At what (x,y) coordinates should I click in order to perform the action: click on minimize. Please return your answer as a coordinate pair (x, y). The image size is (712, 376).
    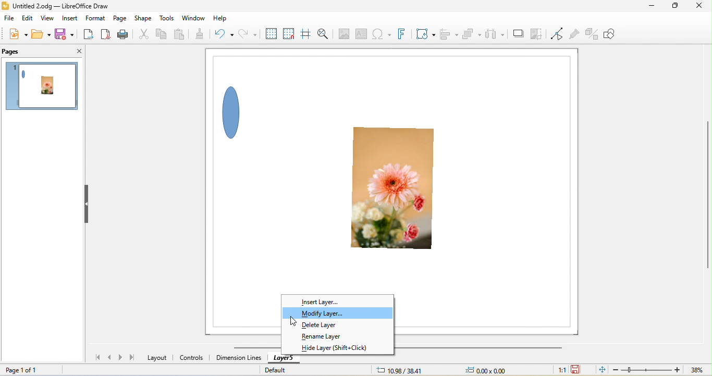
    Looking at the image, I should click on (653, 7).